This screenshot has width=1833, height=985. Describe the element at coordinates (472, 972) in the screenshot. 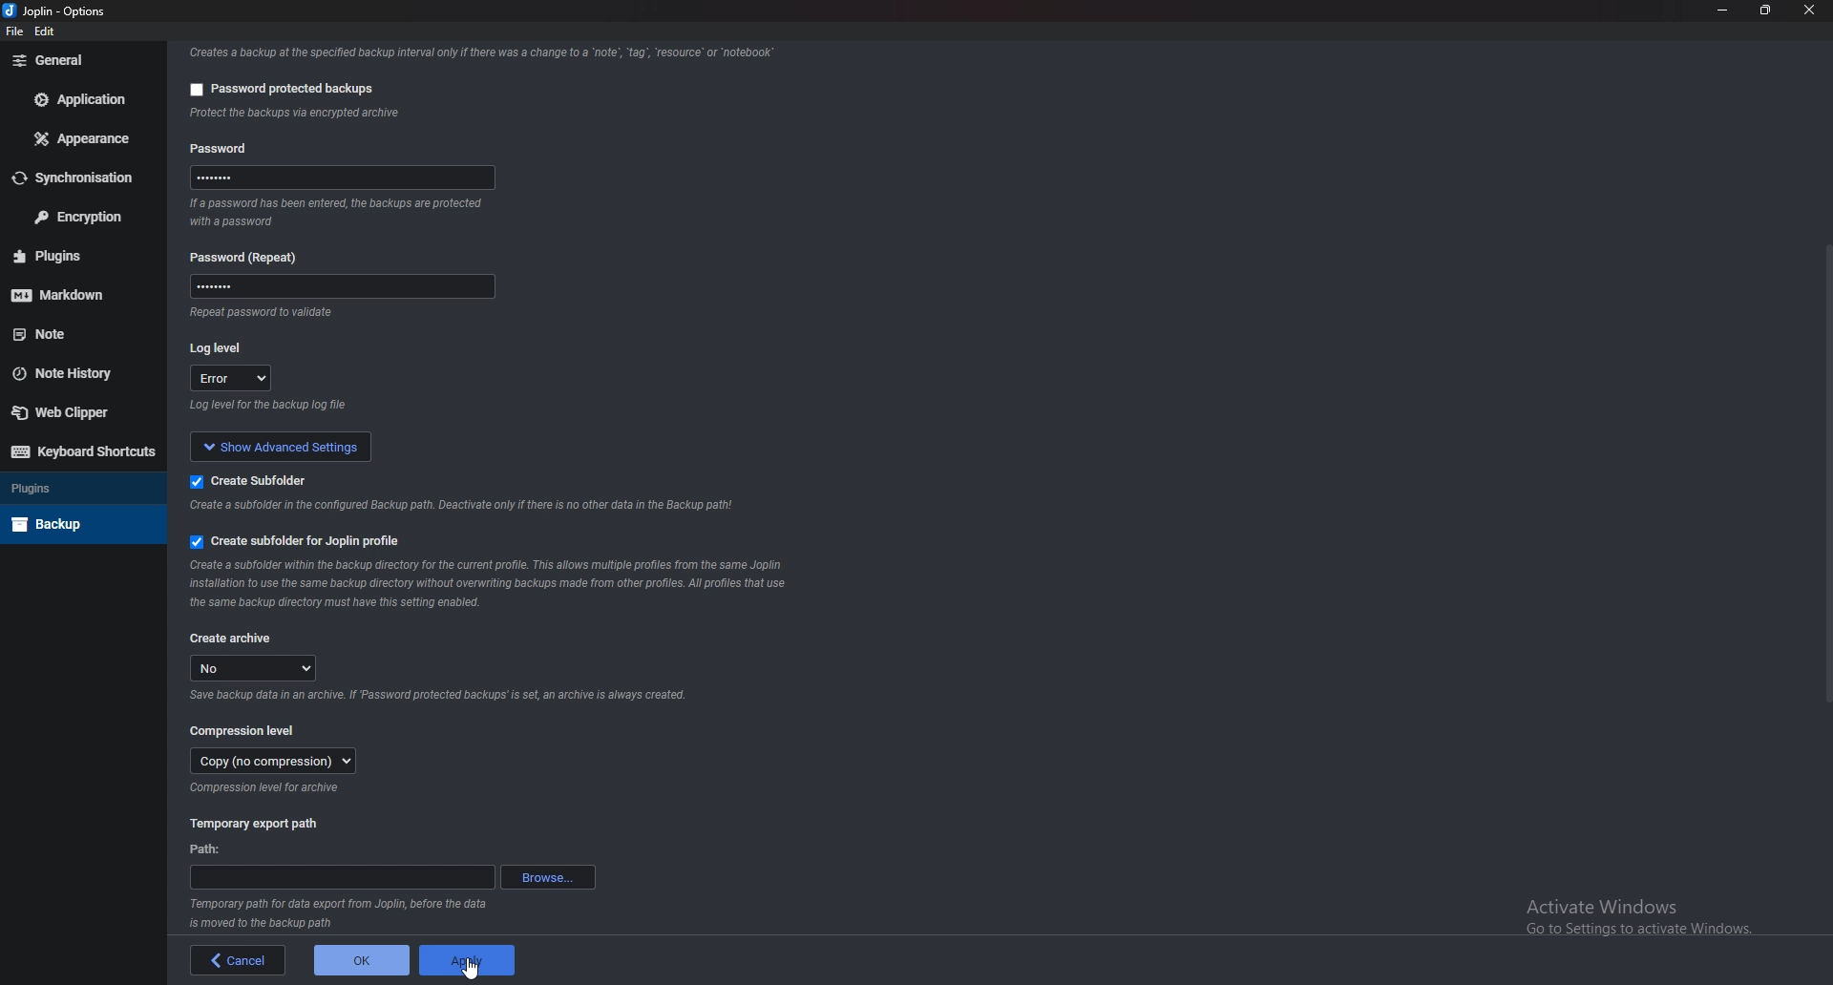

I see `Cursor` at that location.